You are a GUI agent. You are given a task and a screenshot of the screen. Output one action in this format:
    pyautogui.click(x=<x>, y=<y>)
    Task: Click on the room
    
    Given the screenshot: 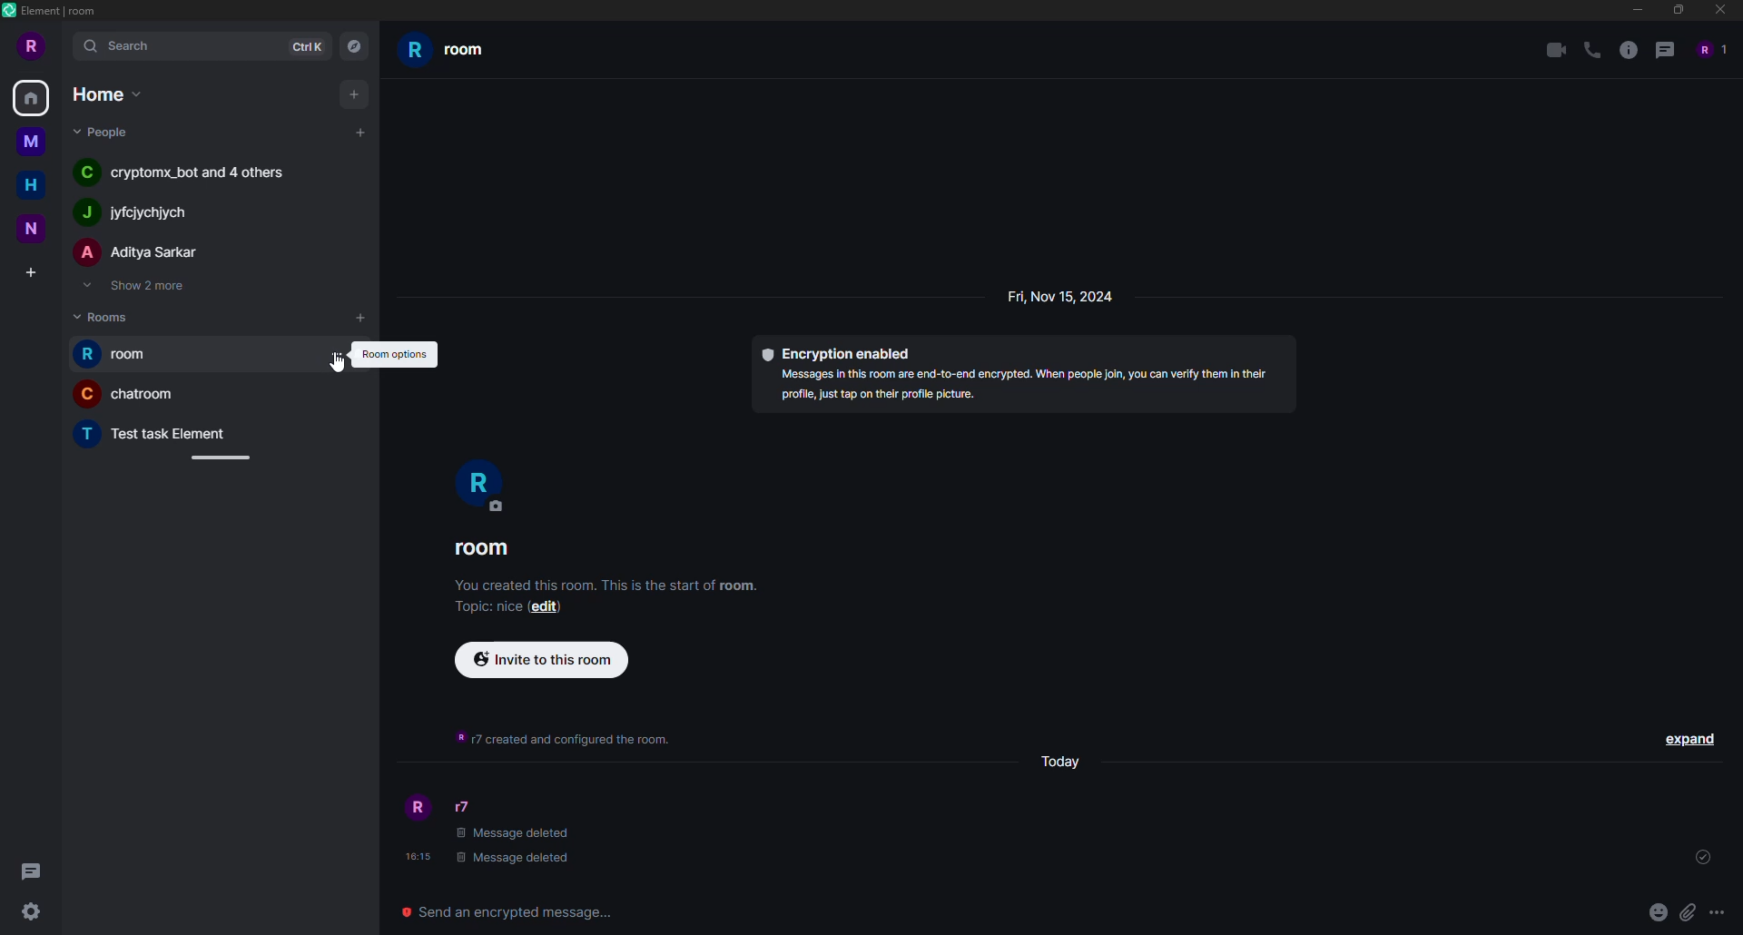 What is the action you would take?
    pyautogui.click(x=485, y=549)
    